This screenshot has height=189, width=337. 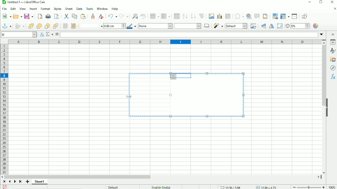 I want to click on Print, so click(x=48, y=17).